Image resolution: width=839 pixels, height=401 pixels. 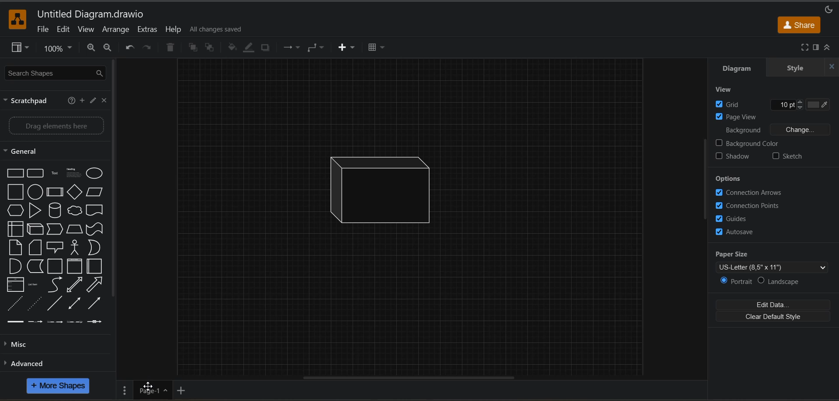 I want to click on Grid color, so click(x=812, y=102).